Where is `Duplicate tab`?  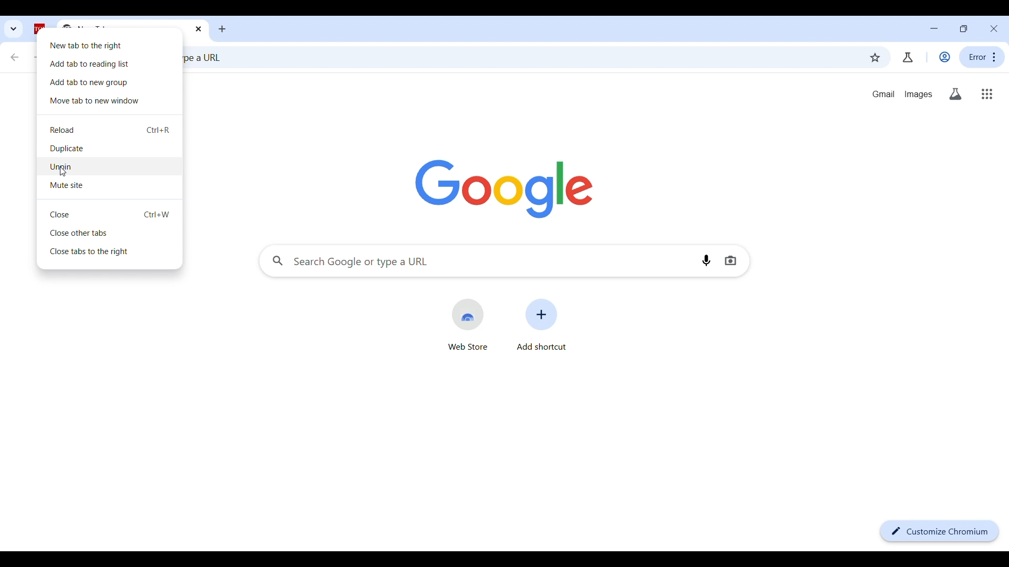 Duplicate tab is located at coordinates (111, 149).